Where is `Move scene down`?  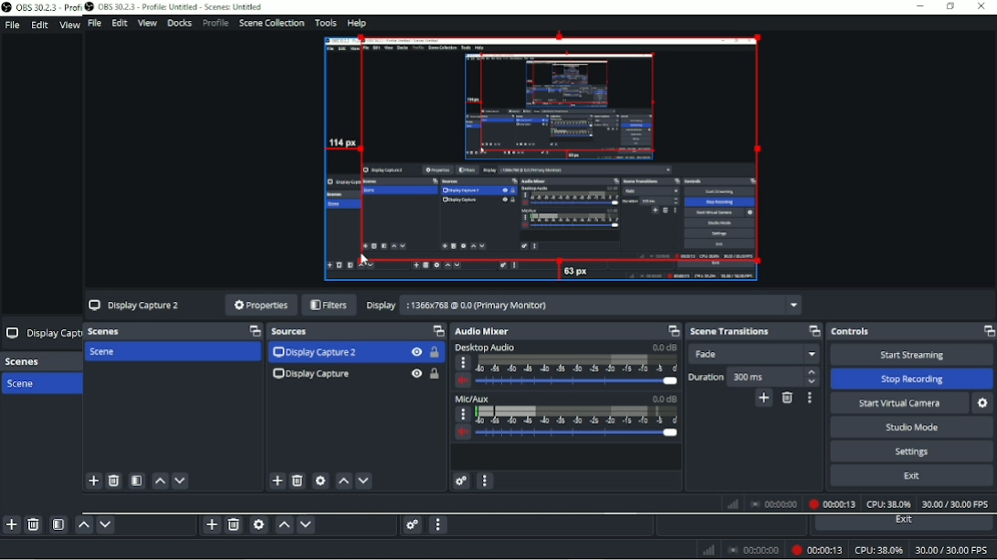 Move scene down is located at coordinates (105, 524).